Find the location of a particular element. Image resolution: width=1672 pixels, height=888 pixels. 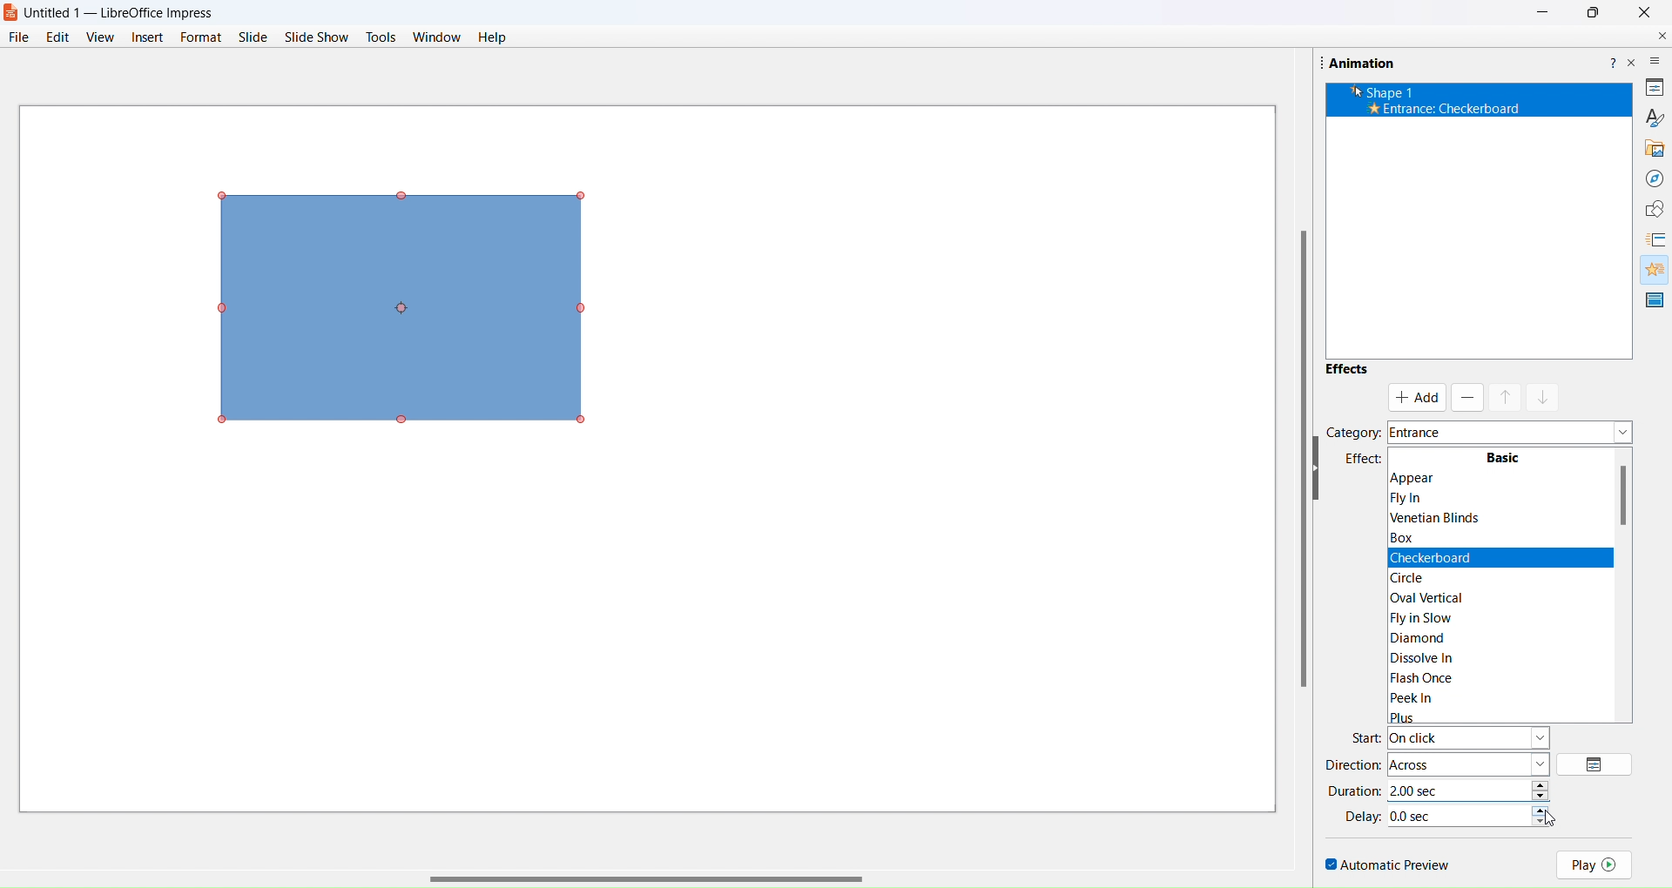

shapes is located at coordinates (1649, 207).